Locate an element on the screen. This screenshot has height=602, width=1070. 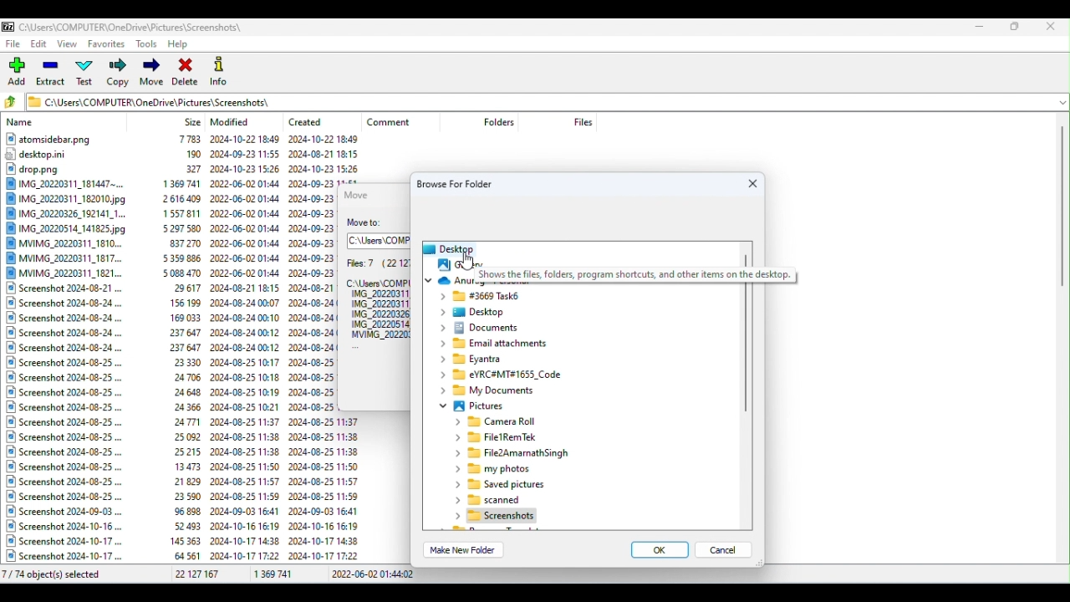
Status bar is located at coordinates (537, 575).